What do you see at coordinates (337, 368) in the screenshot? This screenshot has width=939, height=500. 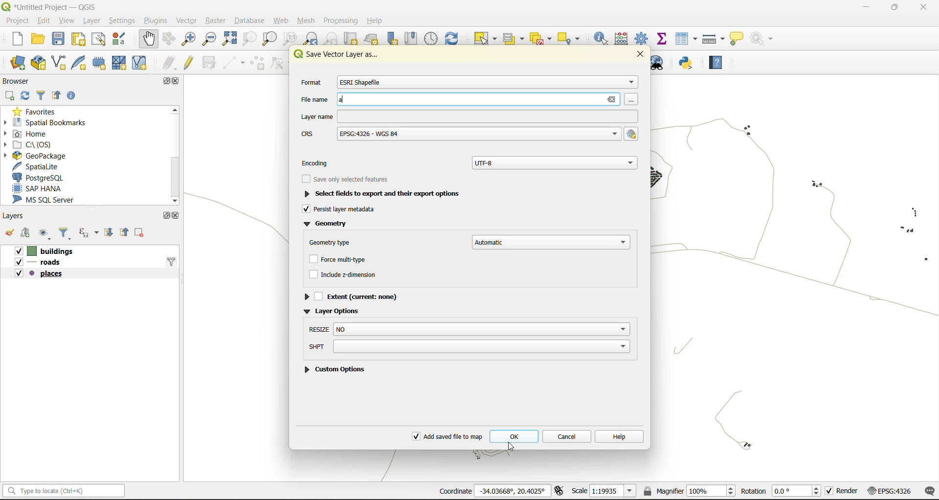 I see `custom options` at bounding box center [337, 368].